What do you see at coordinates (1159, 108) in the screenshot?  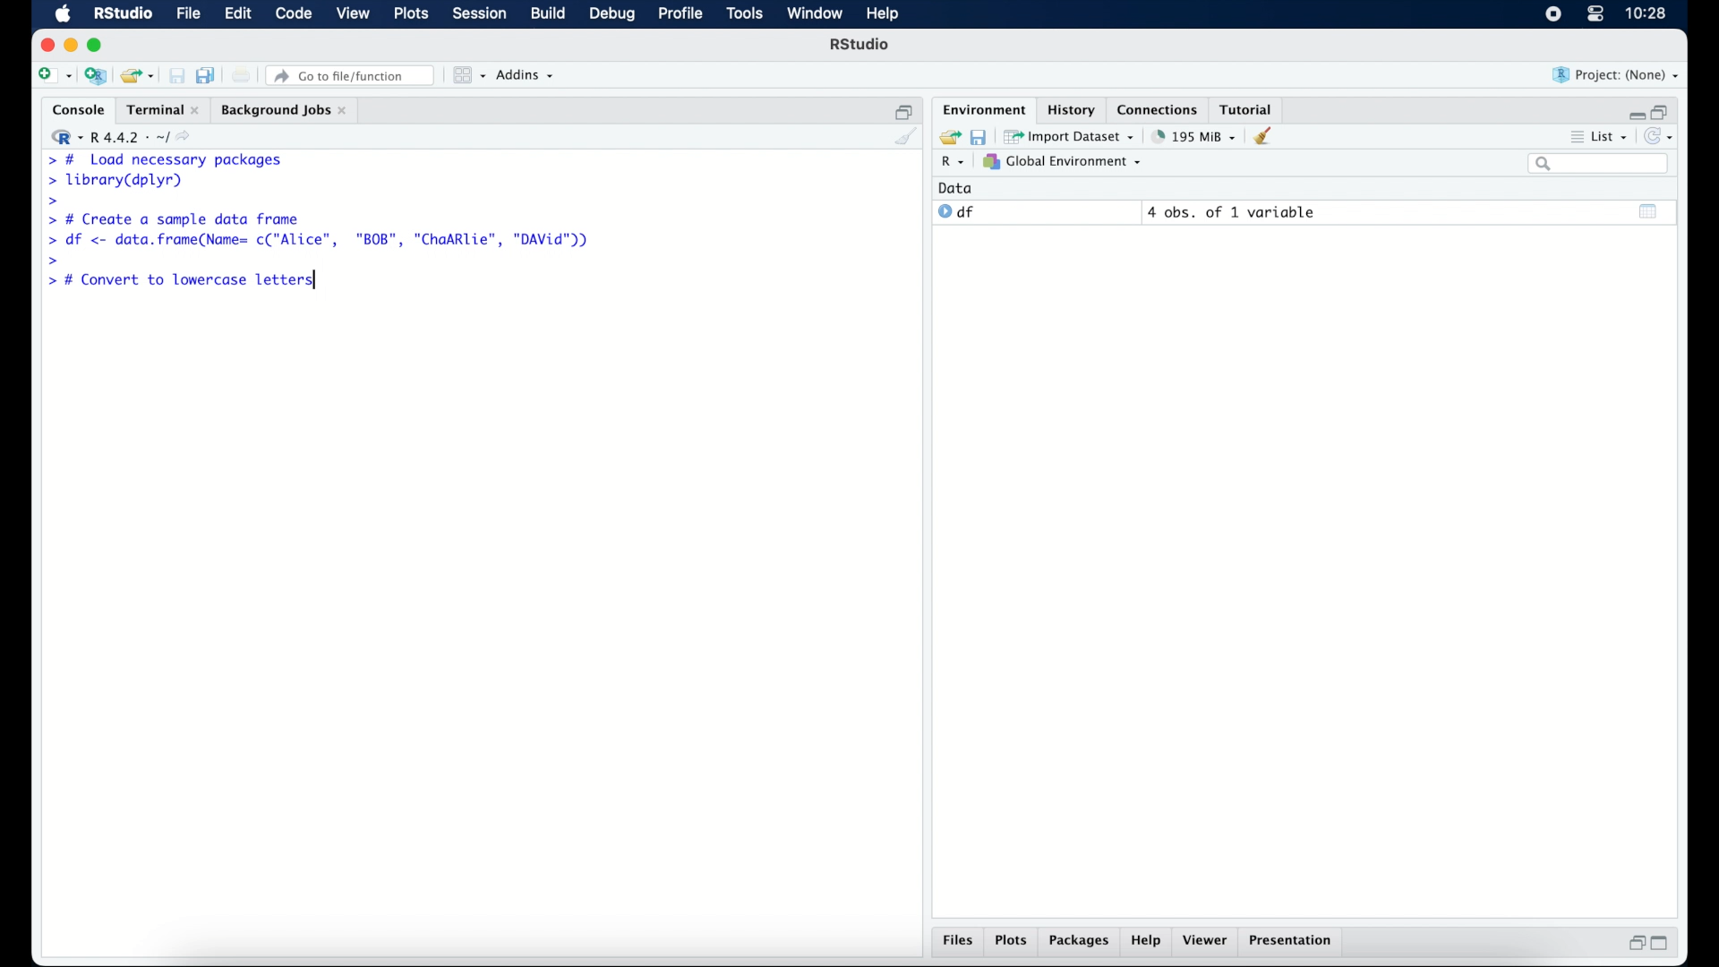 I see `connections` at bounding box center [1159, 108].